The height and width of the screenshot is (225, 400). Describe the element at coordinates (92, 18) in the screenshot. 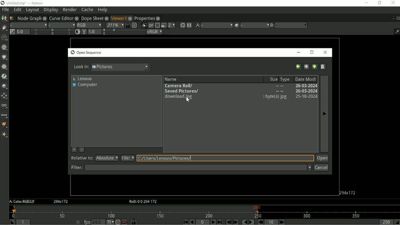

I see `Dope Sheet` at that location.